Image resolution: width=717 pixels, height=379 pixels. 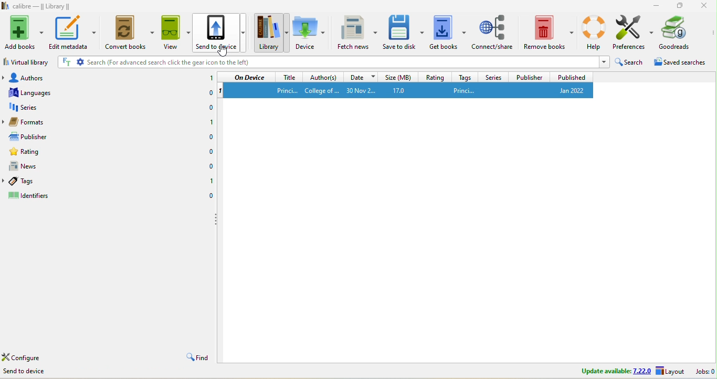 I want to click on send to device, so click(x=219, y=33).